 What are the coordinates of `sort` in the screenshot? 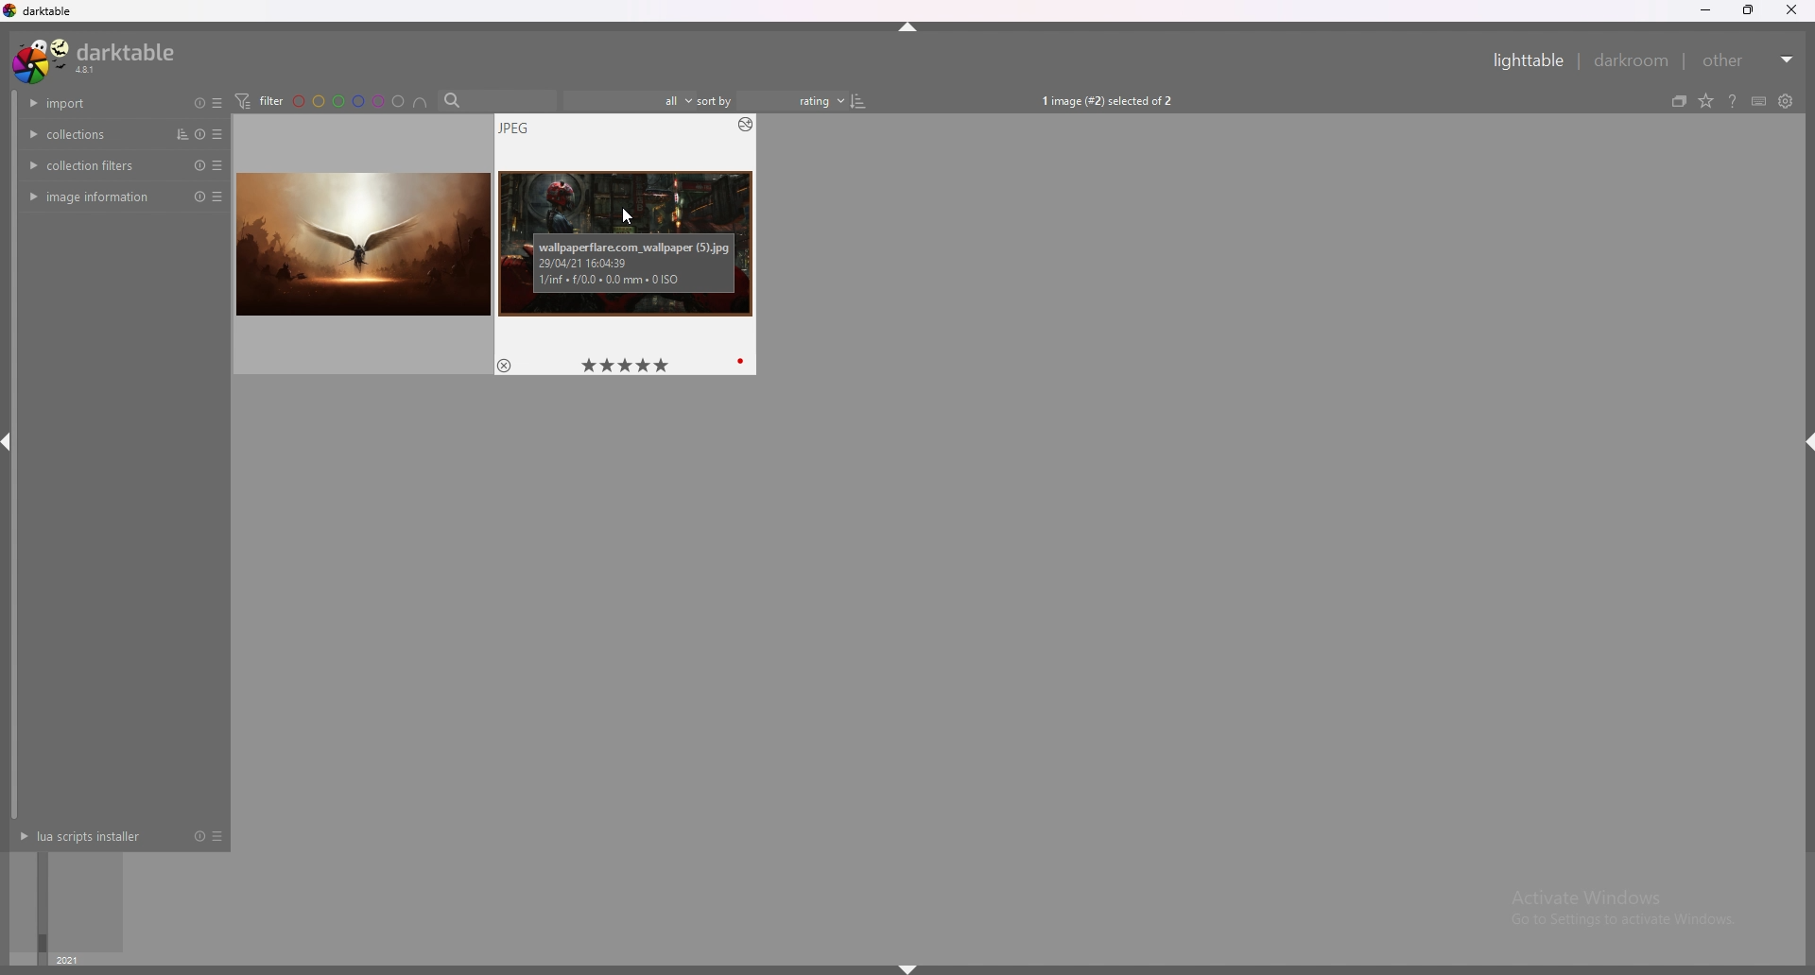 It's located at (181, 134).